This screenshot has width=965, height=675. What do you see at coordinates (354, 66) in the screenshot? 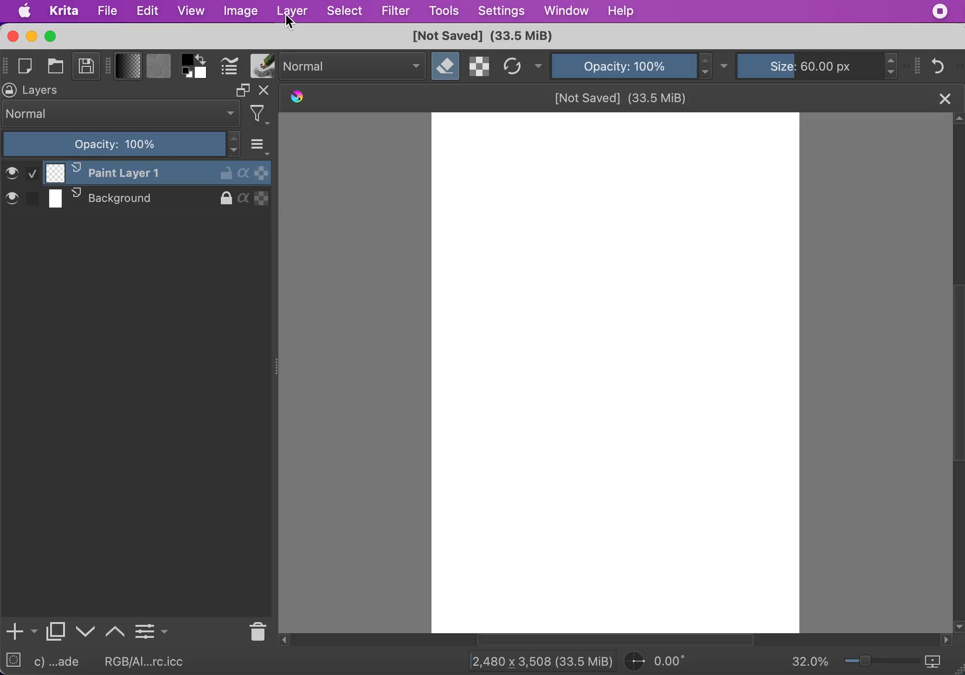
I see `blending mode` at bounding box center [354, 66].